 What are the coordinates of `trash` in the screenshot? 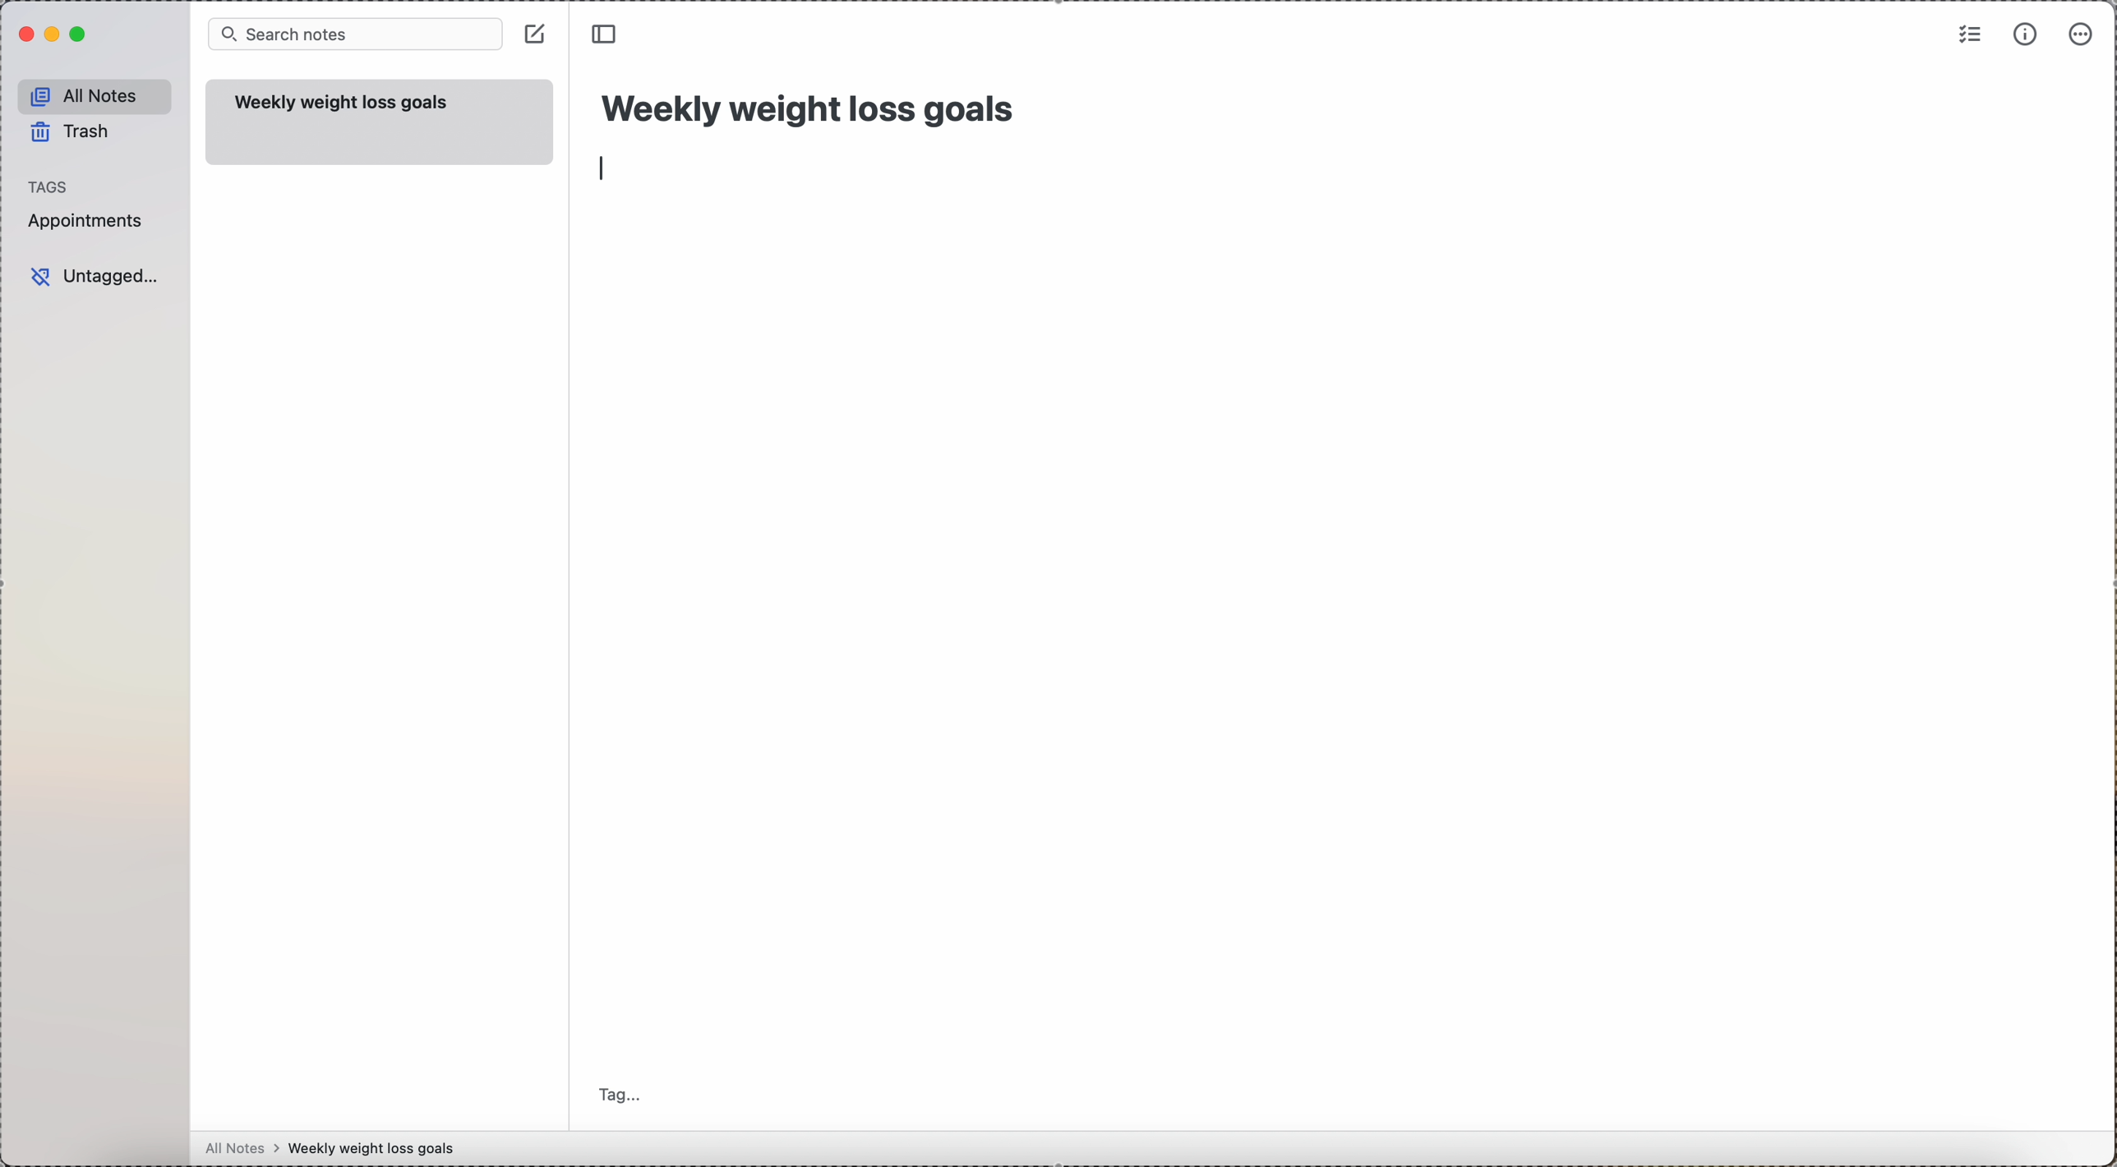 It's located at (70, 131).